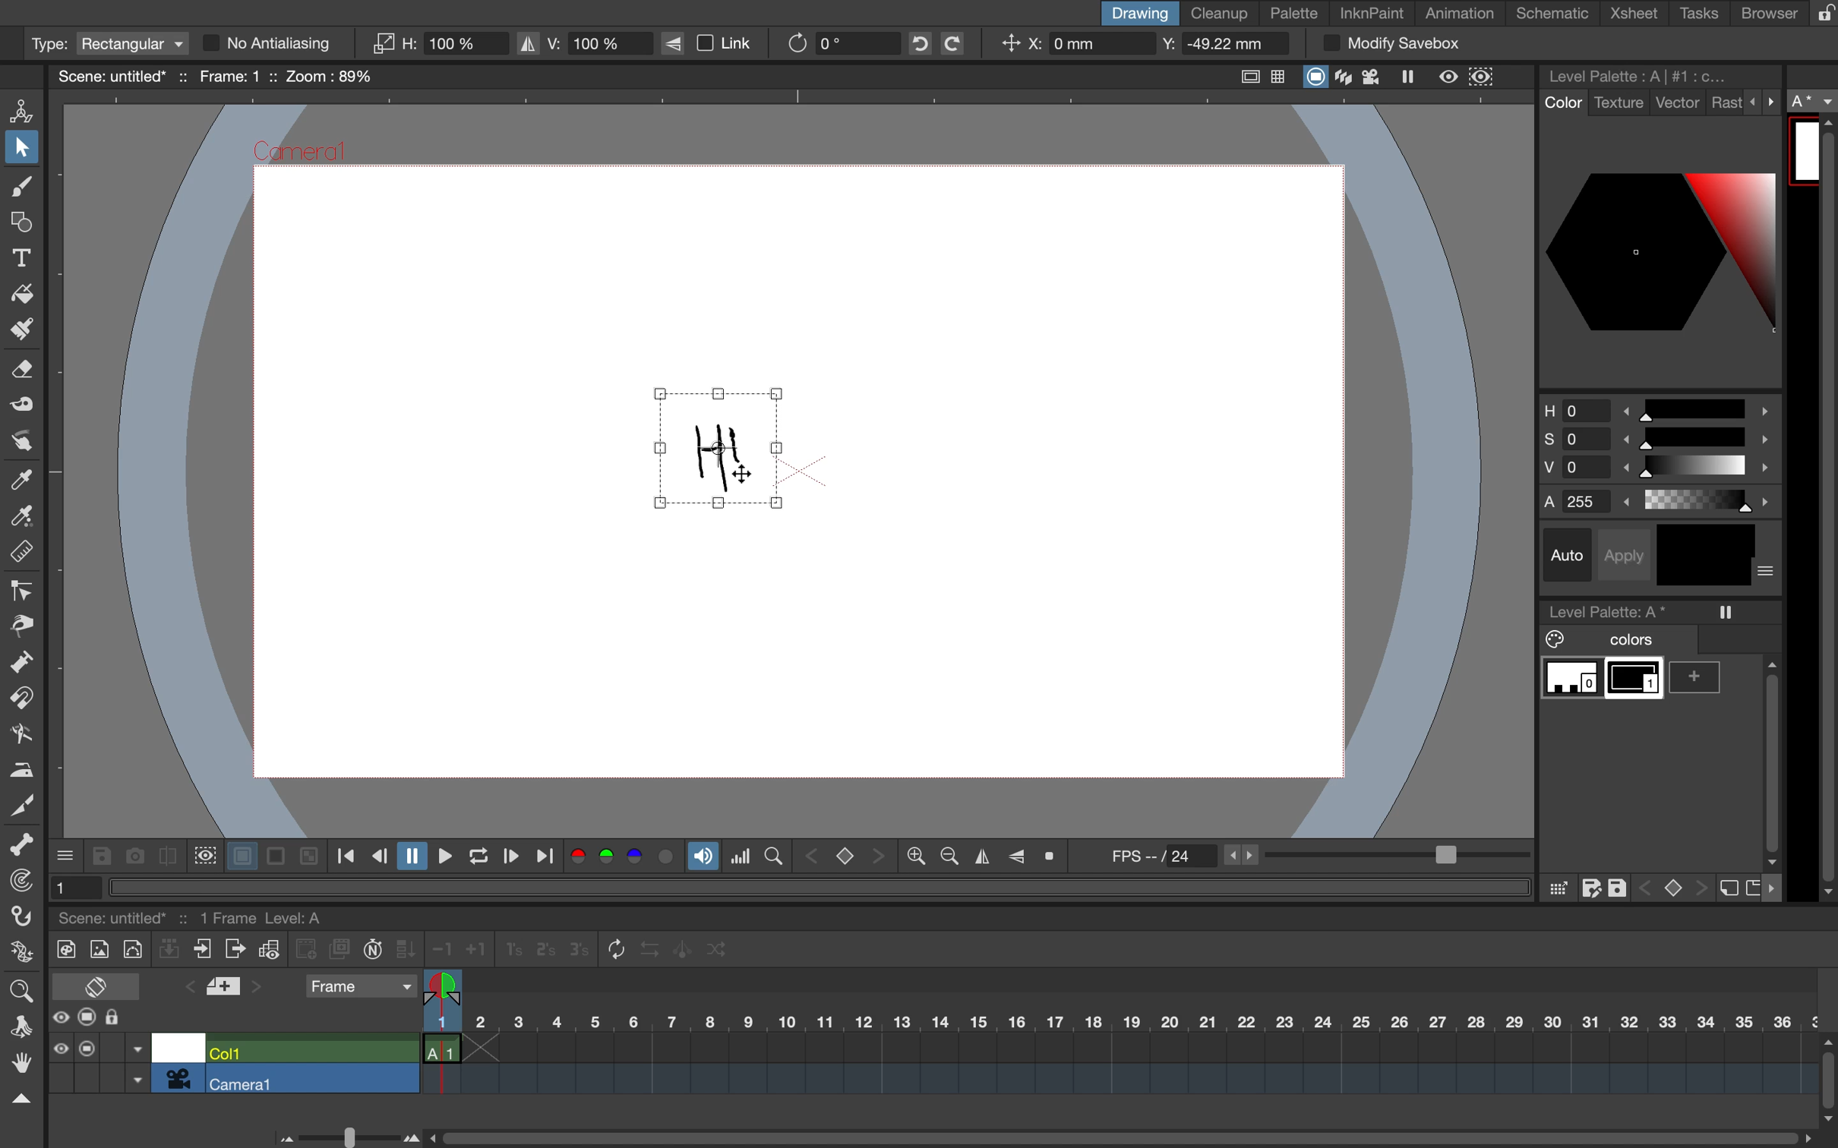 The image size is (1838, 1148). I want to click on x coordinate, so click(1070, 46).